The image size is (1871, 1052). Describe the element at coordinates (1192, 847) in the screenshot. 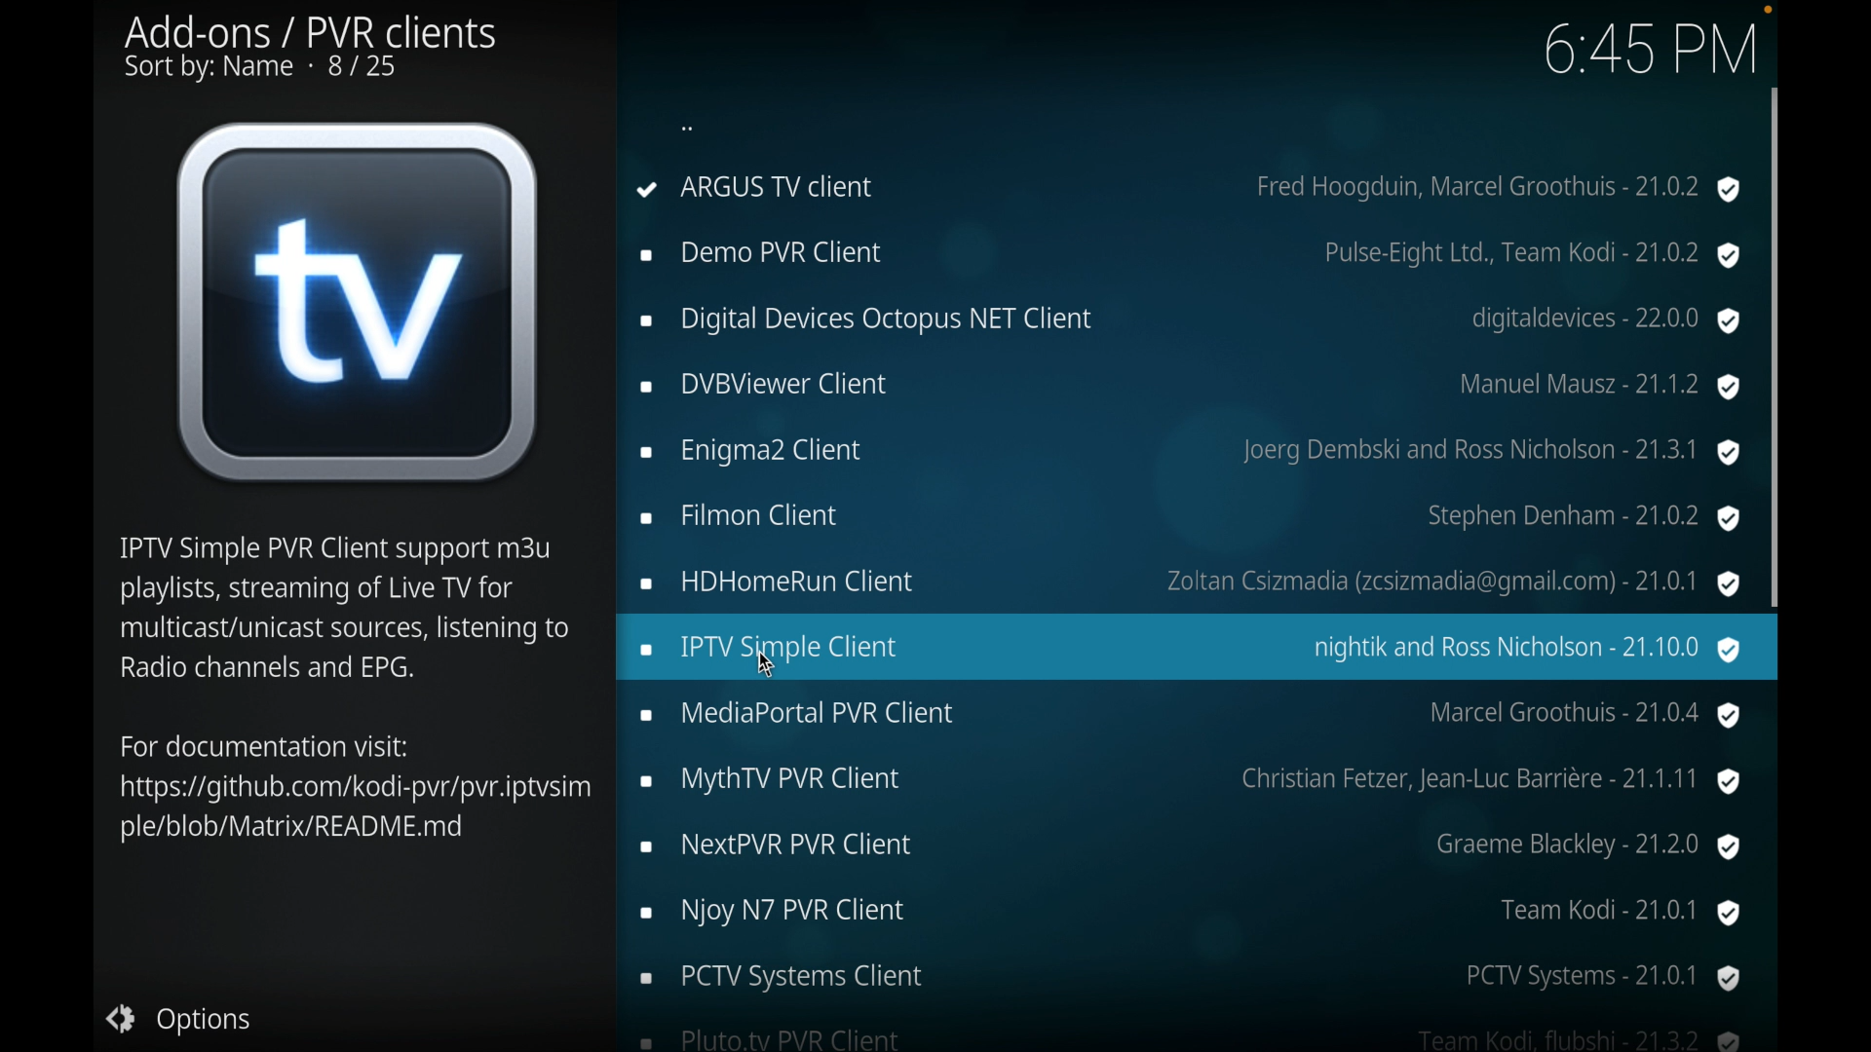

I see `nextpvr pvr client` at that location.